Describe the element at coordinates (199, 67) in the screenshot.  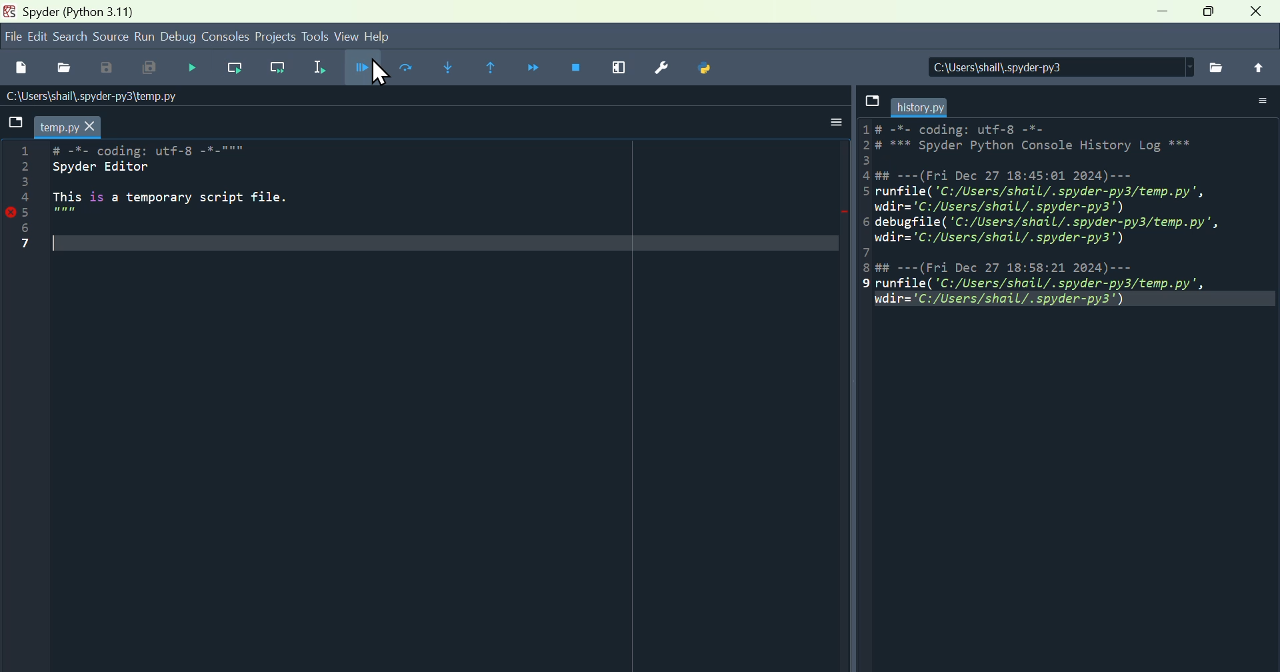
I see `Run` at that location.